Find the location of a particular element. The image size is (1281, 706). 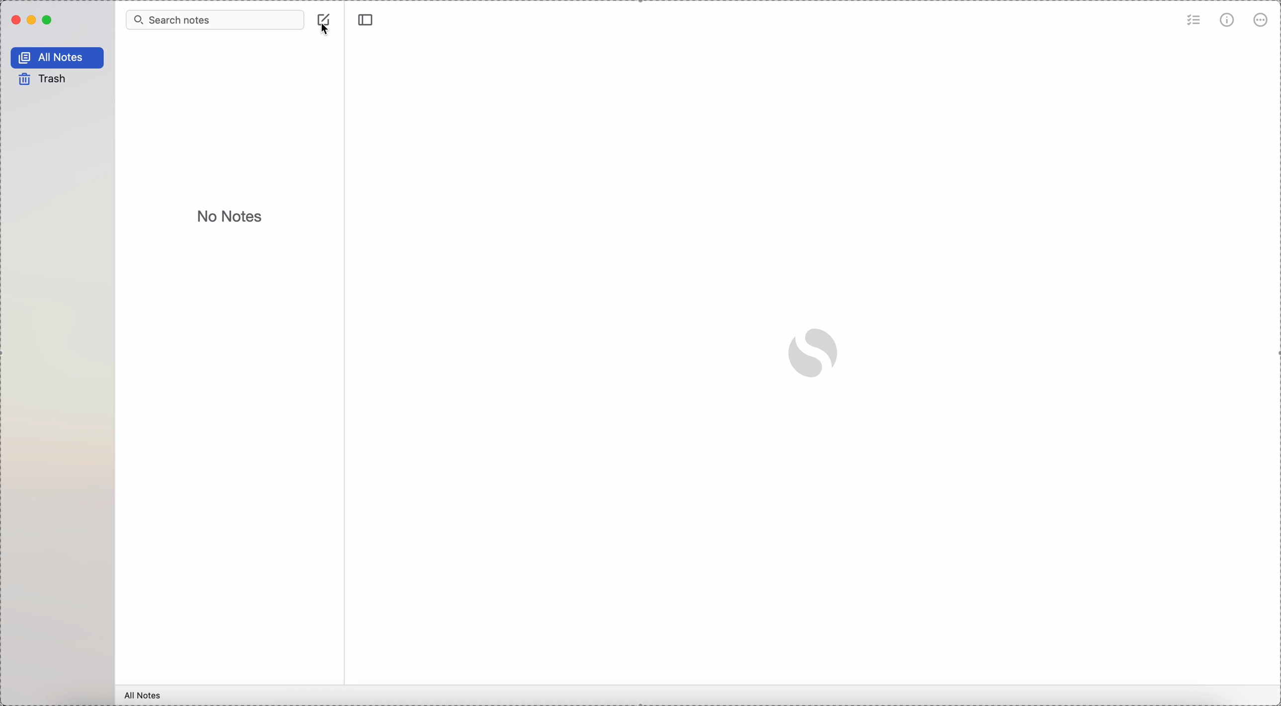

toggle sidebar is located at coordinates (365, 20).